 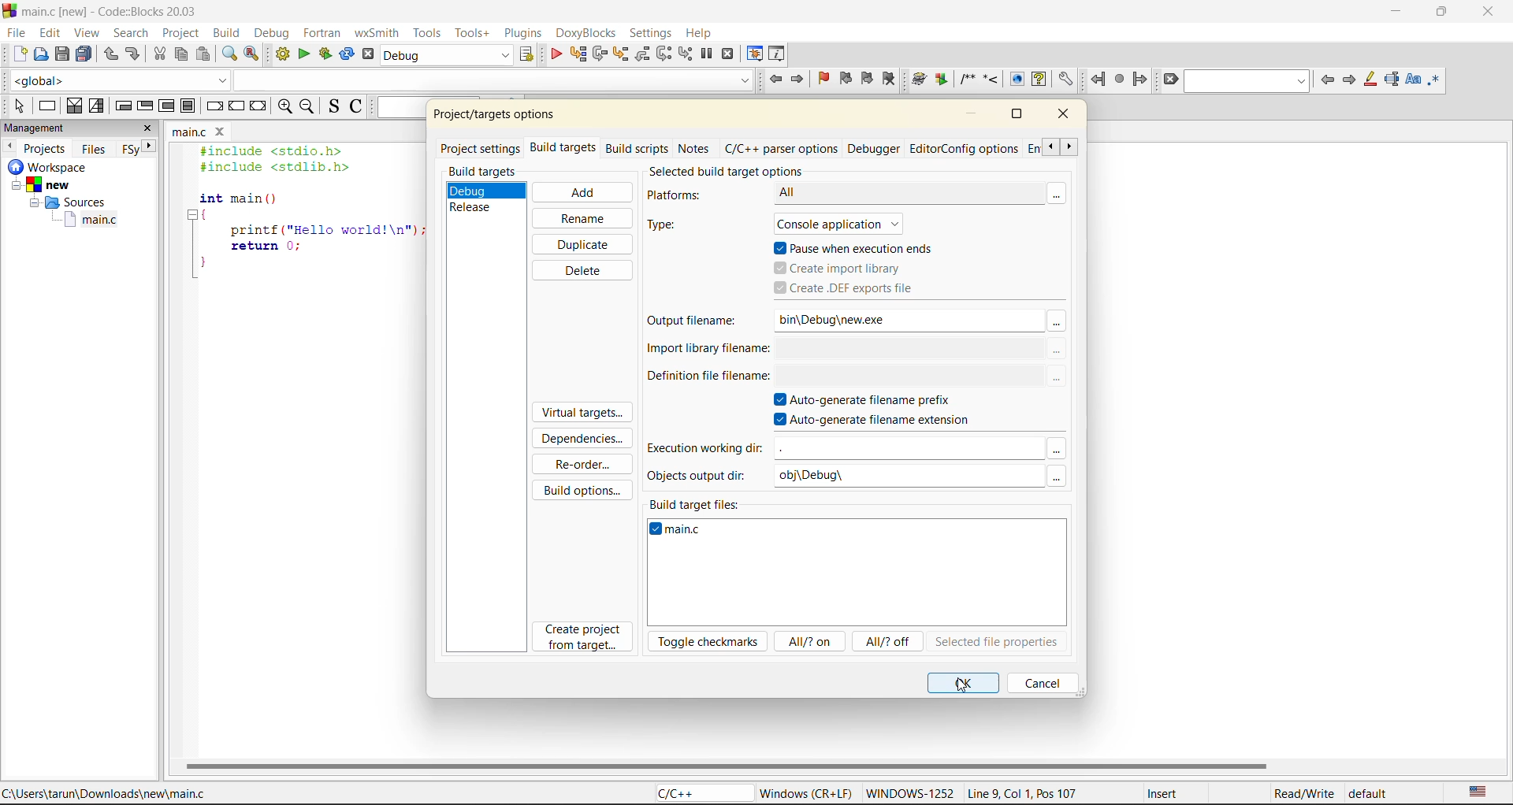 What do you see at coordinates (1017, 79) in the screenshot?
I see `View generated HTML documentation` at bounding box center [1017, 79].